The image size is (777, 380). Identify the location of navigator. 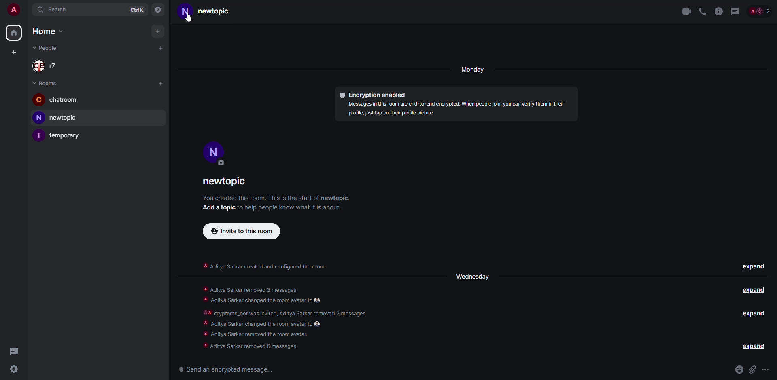
(158, 10).